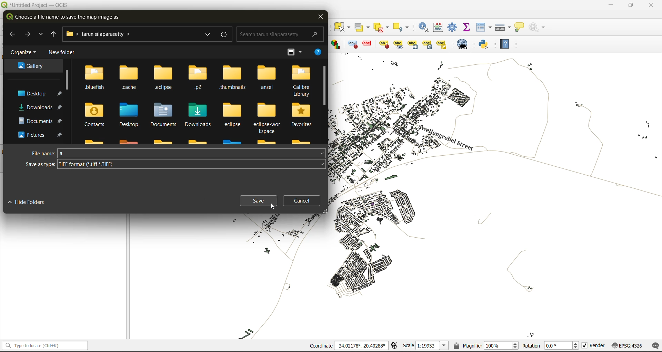 The height and width of the screenshot is (352, 662). Describe the element at coordinates (343, 27) in the screenshot. I see `select` at that location.